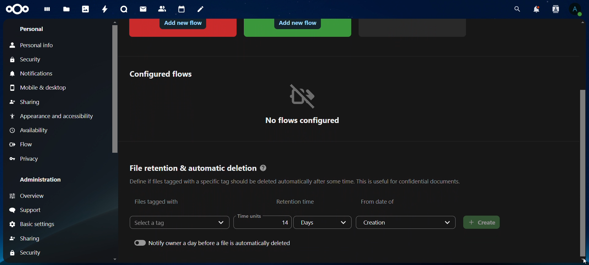 This screenshot has width=589, height=265. What do you see at coordinates (379, 201) in the screenshot?
I see `from date of` at bounding box center [379, 201].